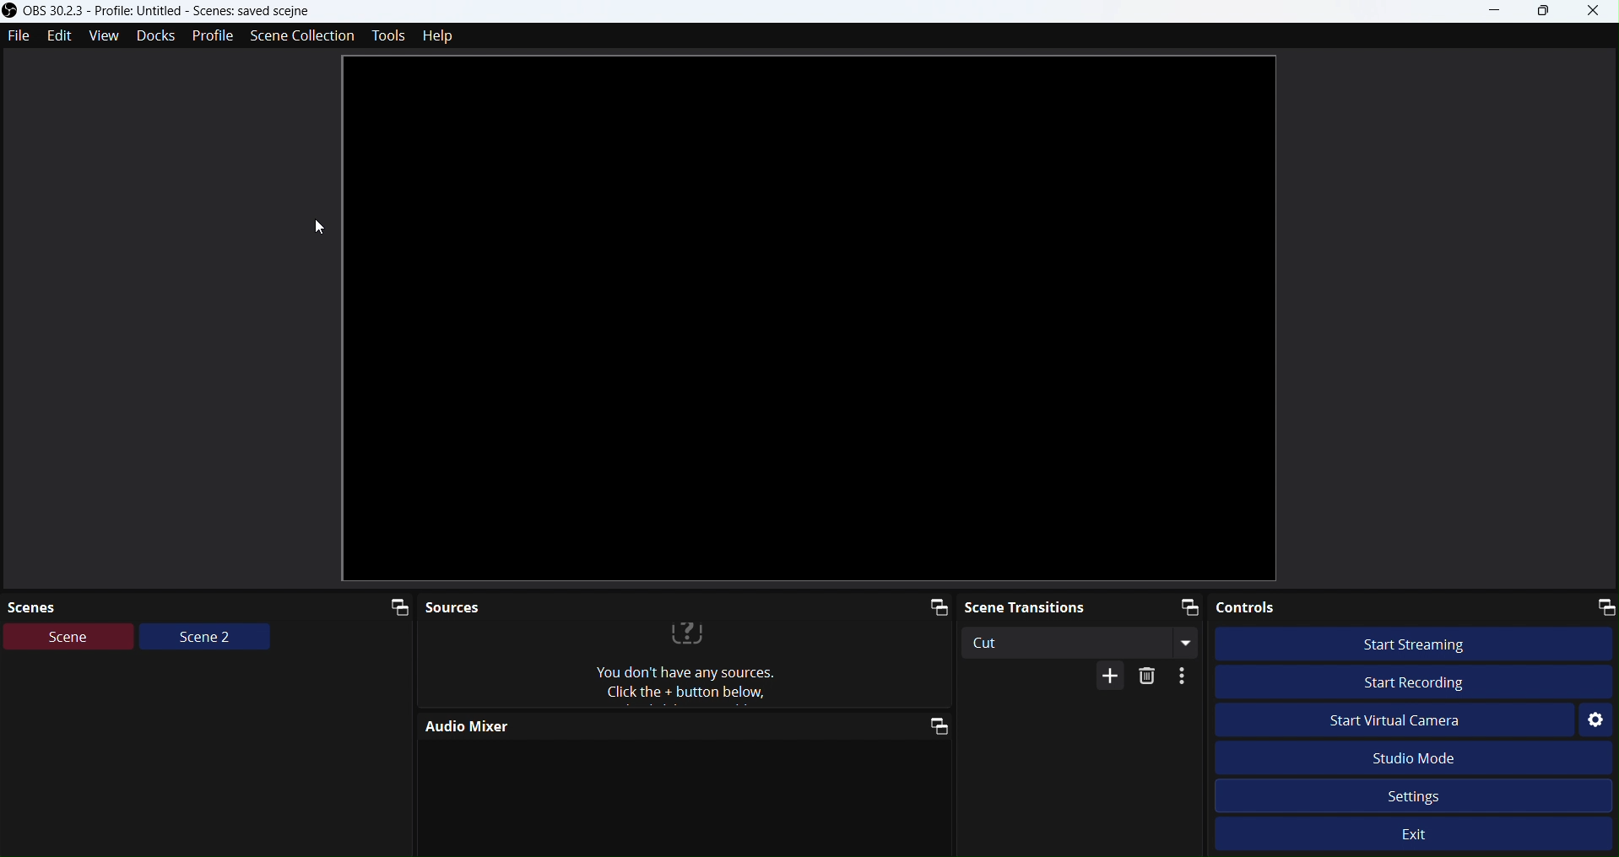 The image size is (1619, 857). I want to click on Profile, so click(214, 35).